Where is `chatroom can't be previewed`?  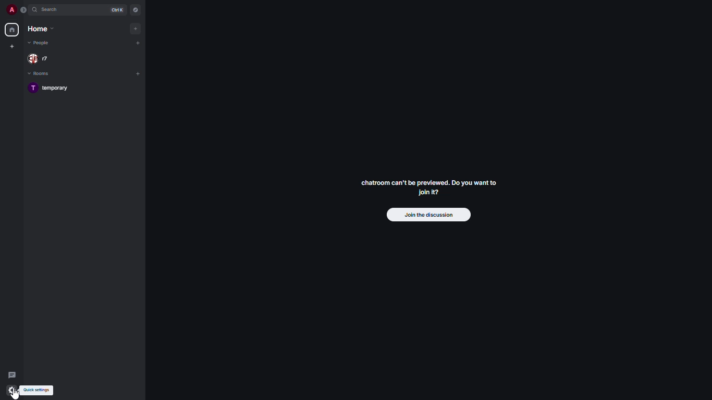 chatroom can't be previewed is located at coordinates (426, 189).